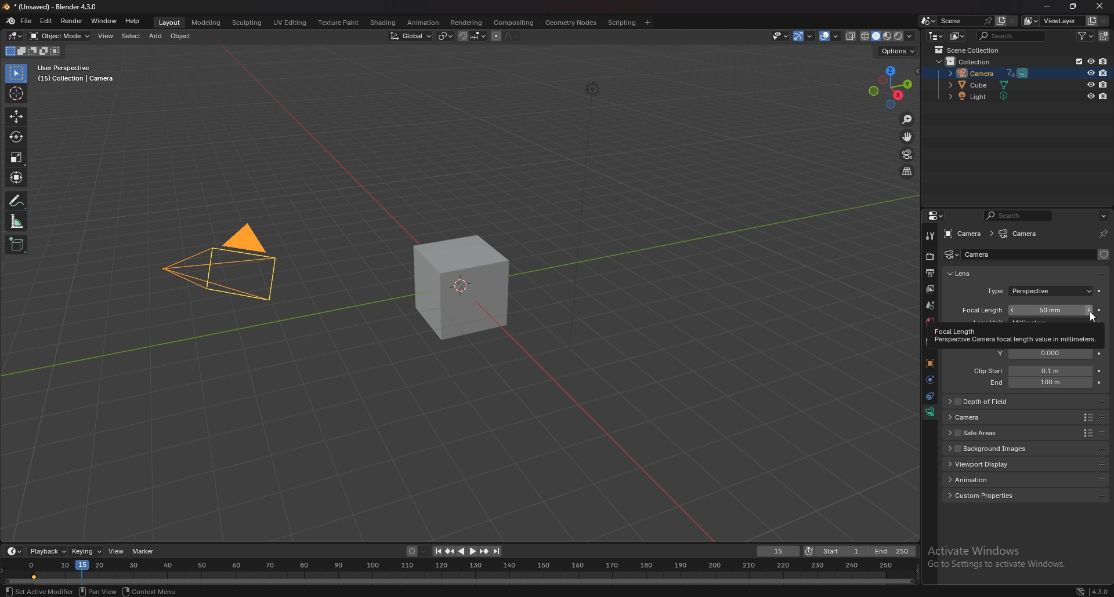  Describe the element at coordinates (1074, 8) in the screenshot. I see `resize` at that location.